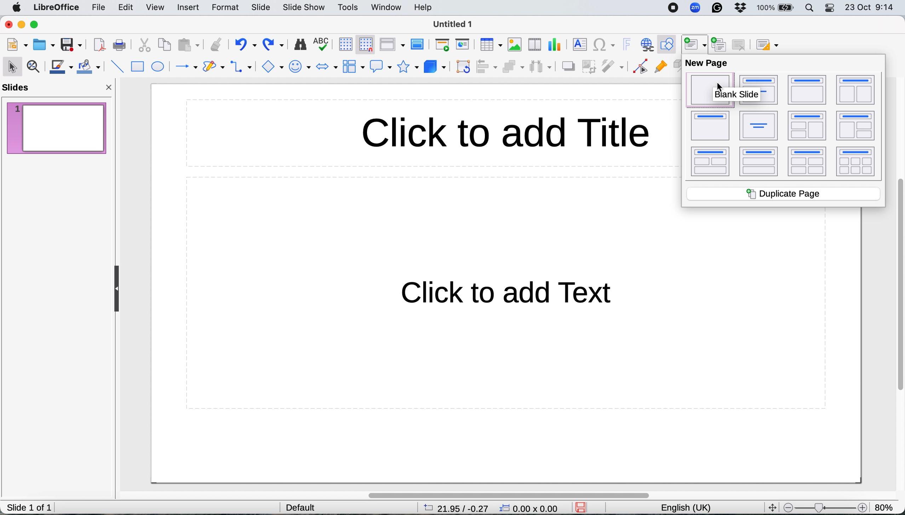 The height and width of the screenshot is (515, 905). Describe the element at coordinates (742, 44) in the screenshot. I see `delete slide` at that location.